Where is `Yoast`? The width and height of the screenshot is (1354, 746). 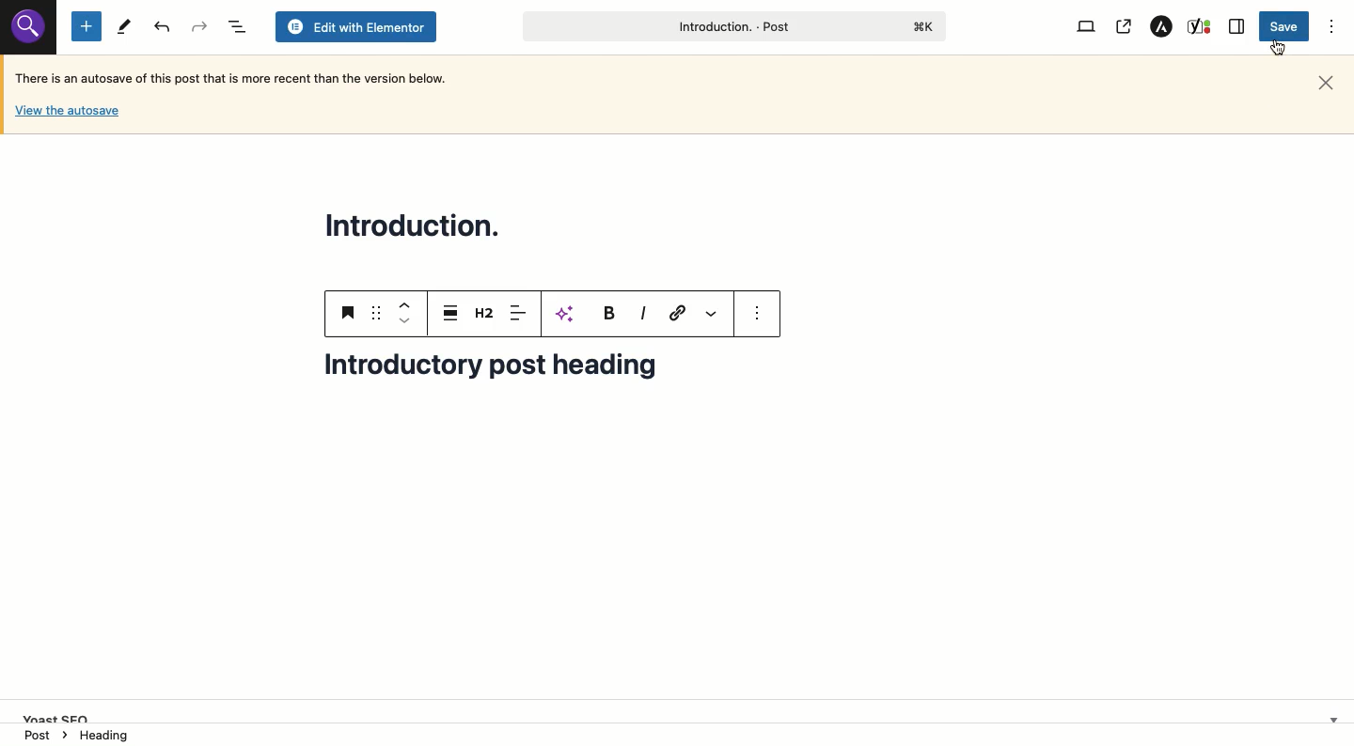 Yoast is located at coordinates (1201, 27).